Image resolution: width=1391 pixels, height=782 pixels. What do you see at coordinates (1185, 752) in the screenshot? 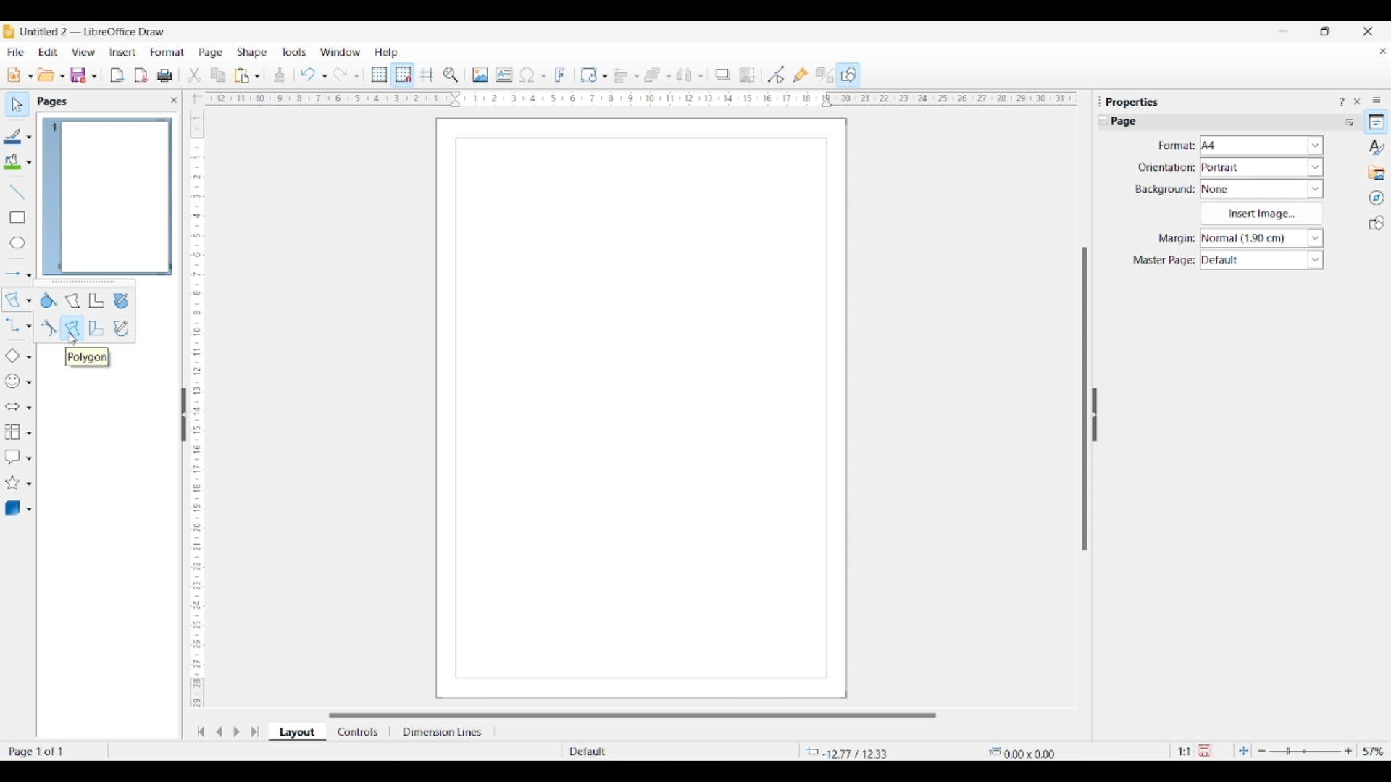
I see `Scaling factor of the document` at bounding box center [1185, 752].